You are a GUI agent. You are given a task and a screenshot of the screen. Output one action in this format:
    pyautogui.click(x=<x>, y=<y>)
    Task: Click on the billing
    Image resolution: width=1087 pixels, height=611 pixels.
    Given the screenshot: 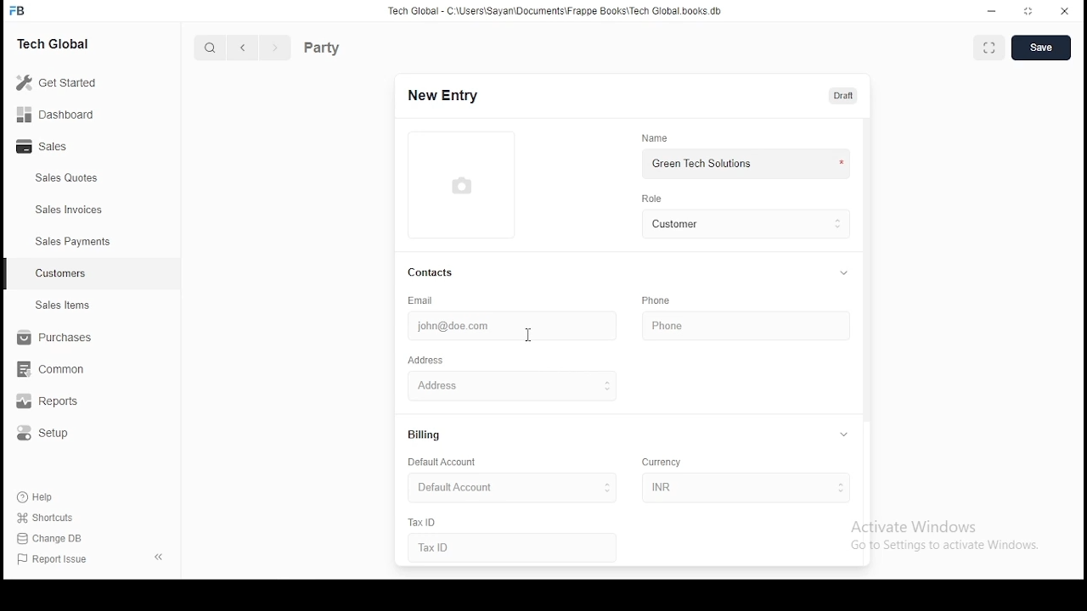 What is the action you would take?
    pyautogui.click(x=425, y=436)
    